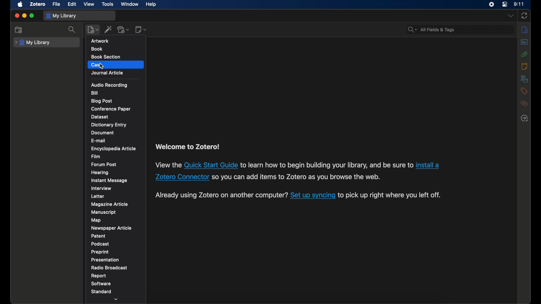 This screenshot has height=304, width=541. I want to click on add attachment, so click(124, 30).